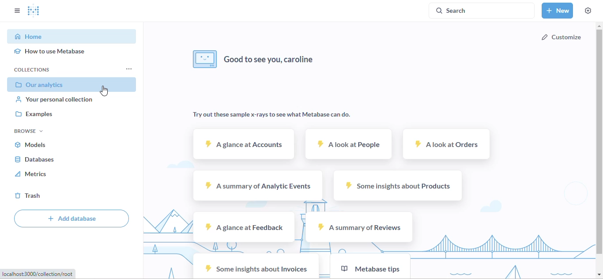  What do you see at coordinates (129, 69) in the screenshot?
I see `collections settings` at bounding box center [129, 69].